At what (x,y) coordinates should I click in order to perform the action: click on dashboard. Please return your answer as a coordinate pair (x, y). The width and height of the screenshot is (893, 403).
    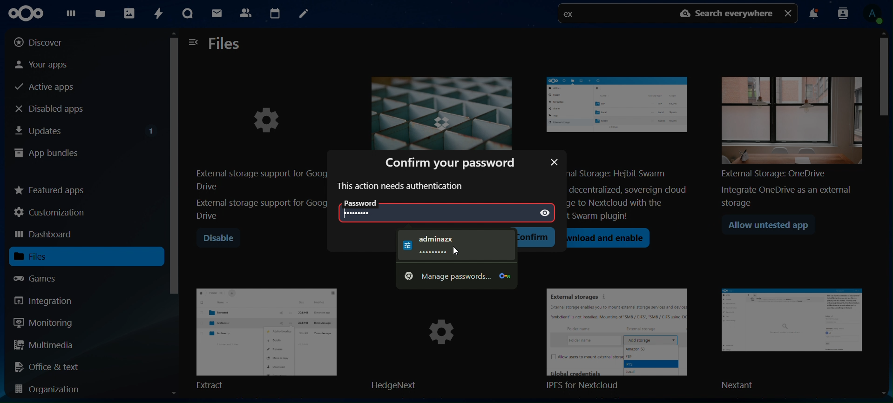
    Looking at the image, I should click on (71, 15).